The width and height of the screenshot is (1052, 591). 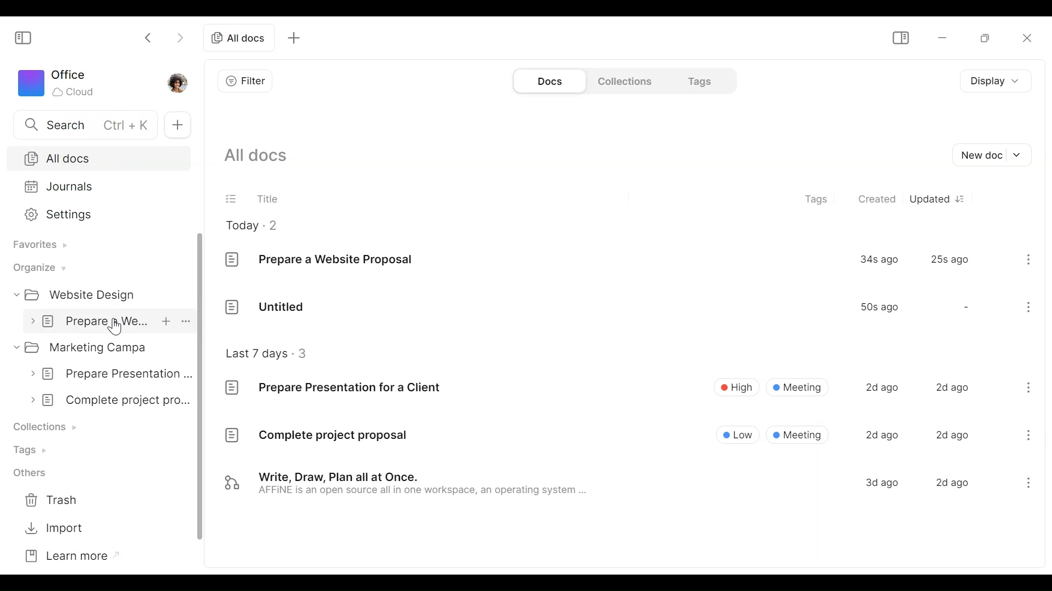 What do you see at coordinates (945, 37) in the screenshot?
I see `minimize` at bounding box center [945, 37].